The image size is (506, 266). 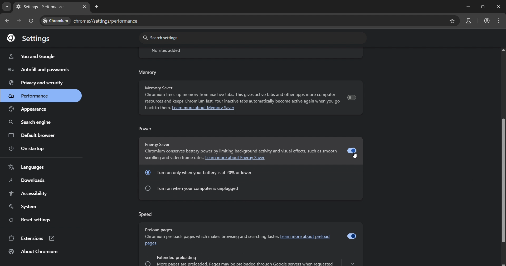 What do you see at coordinates (497, 6) in the screenshot?
I see `close` at bounding box center [497, 6].